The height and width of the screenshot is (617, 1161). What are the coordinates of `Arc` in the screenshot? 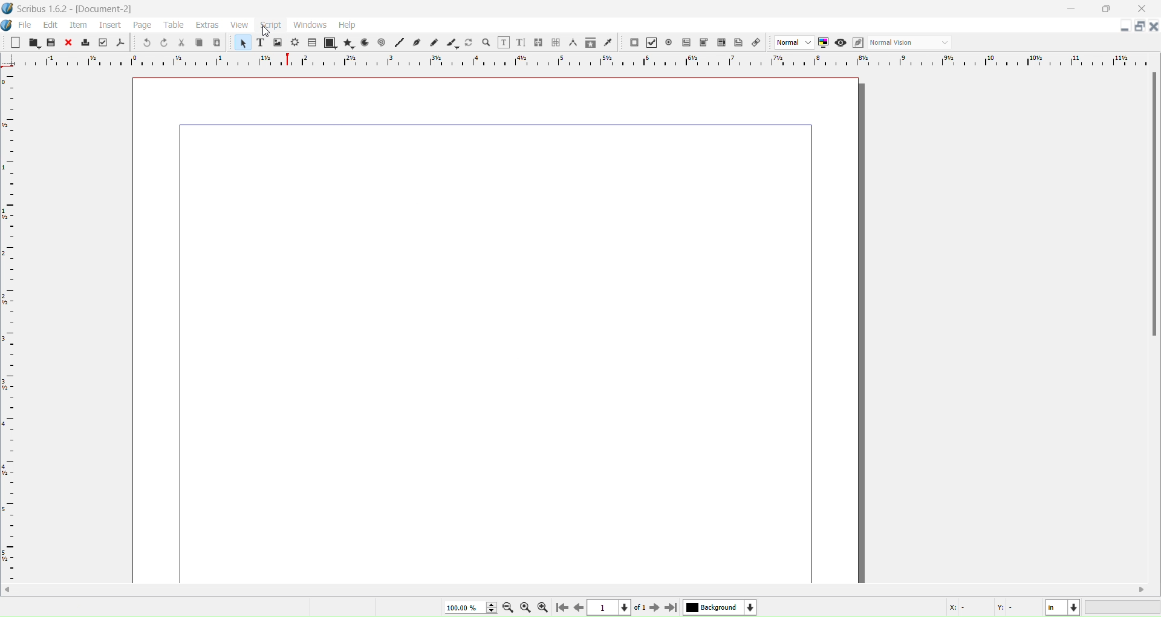 It's located at (363, 43).